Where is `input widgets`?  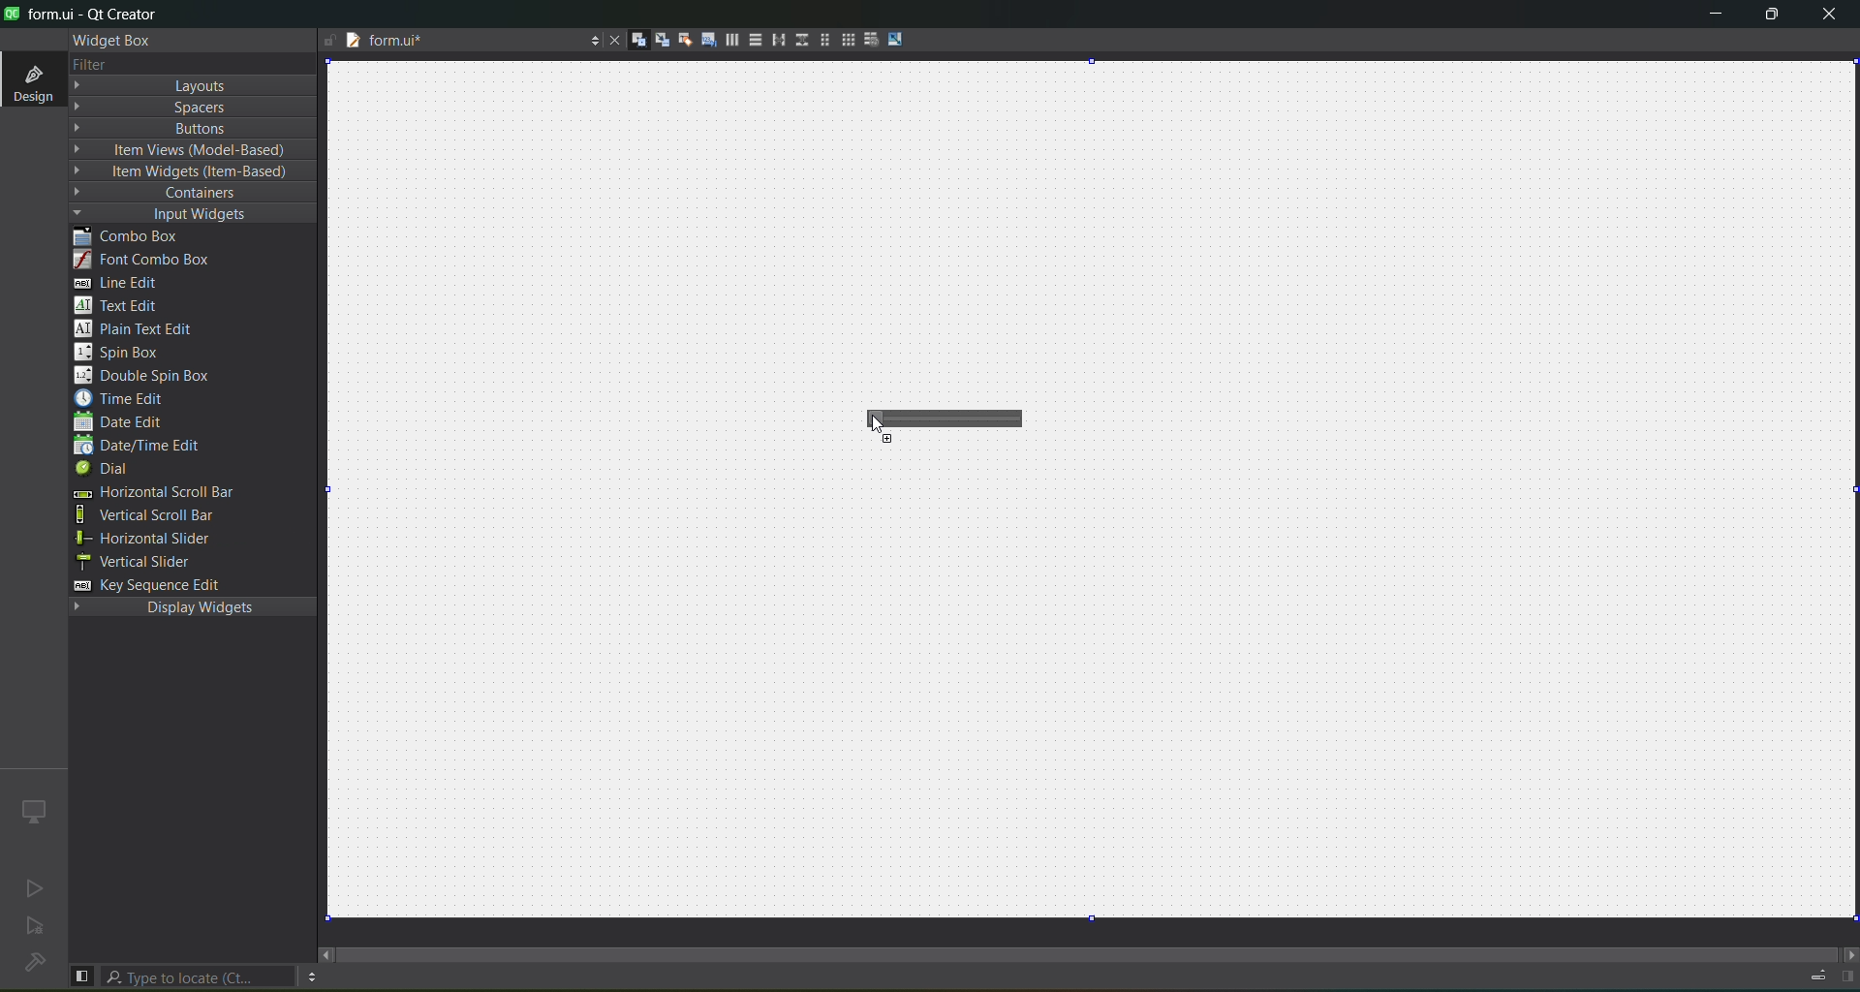 input widgets is located at coordinates (174, 213).